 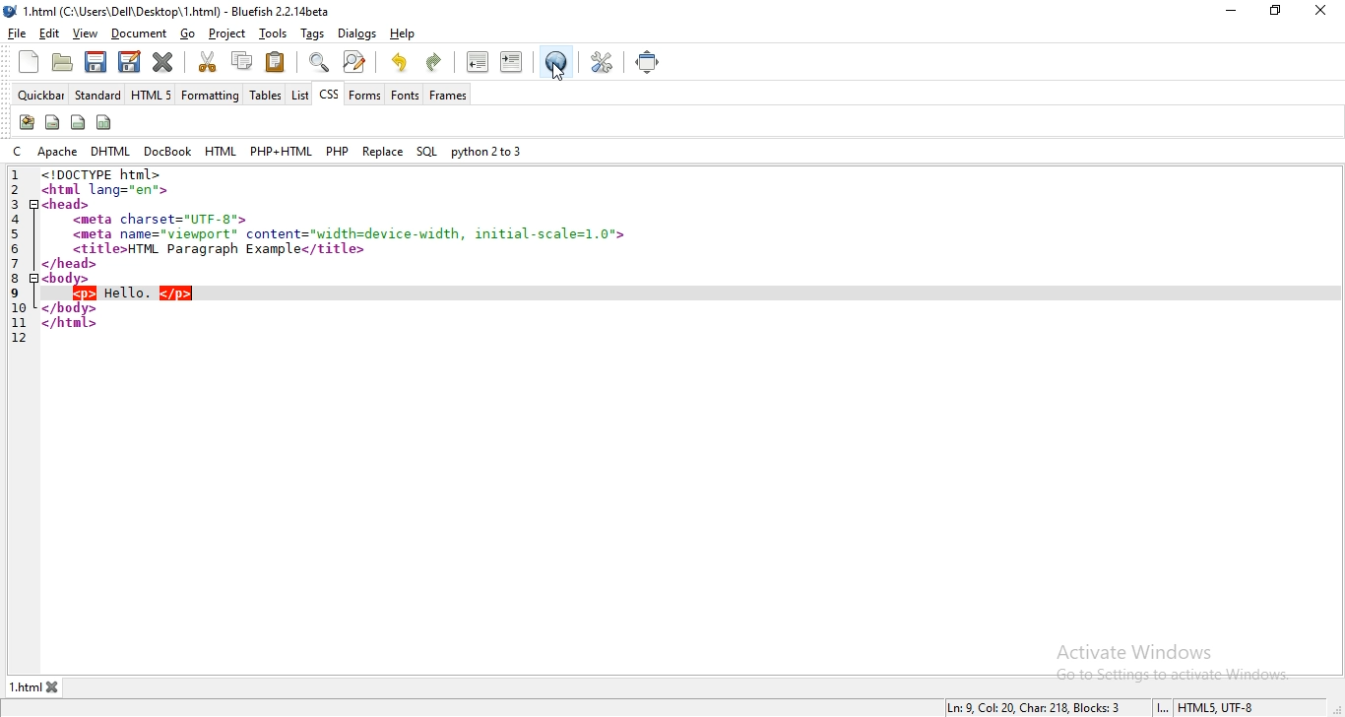 I want to click on indent, so click(x=514, y=63).